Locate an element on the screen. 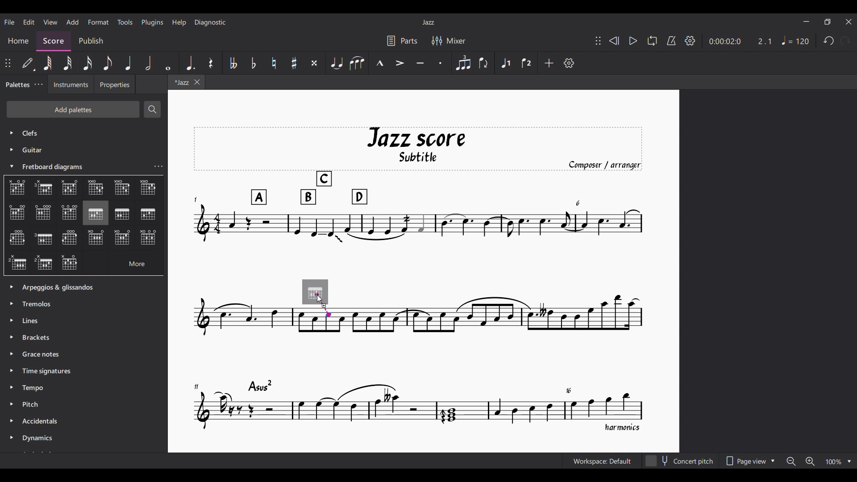 This screenshot has width=857, height=482. Indicates addition is located at coordinates (324, 305).